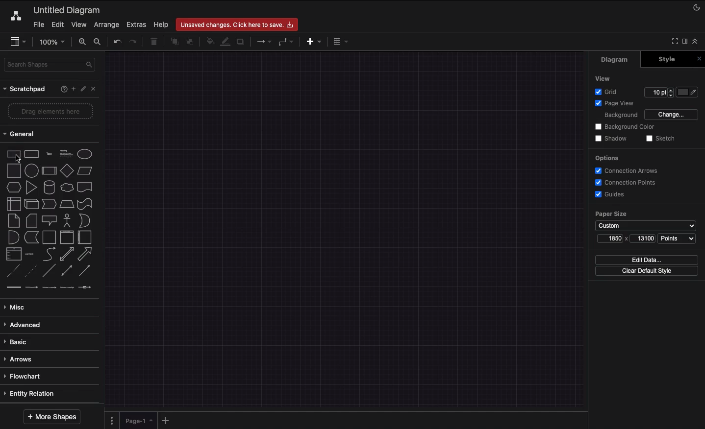  I want to click on Edit data, so click(647, 260).